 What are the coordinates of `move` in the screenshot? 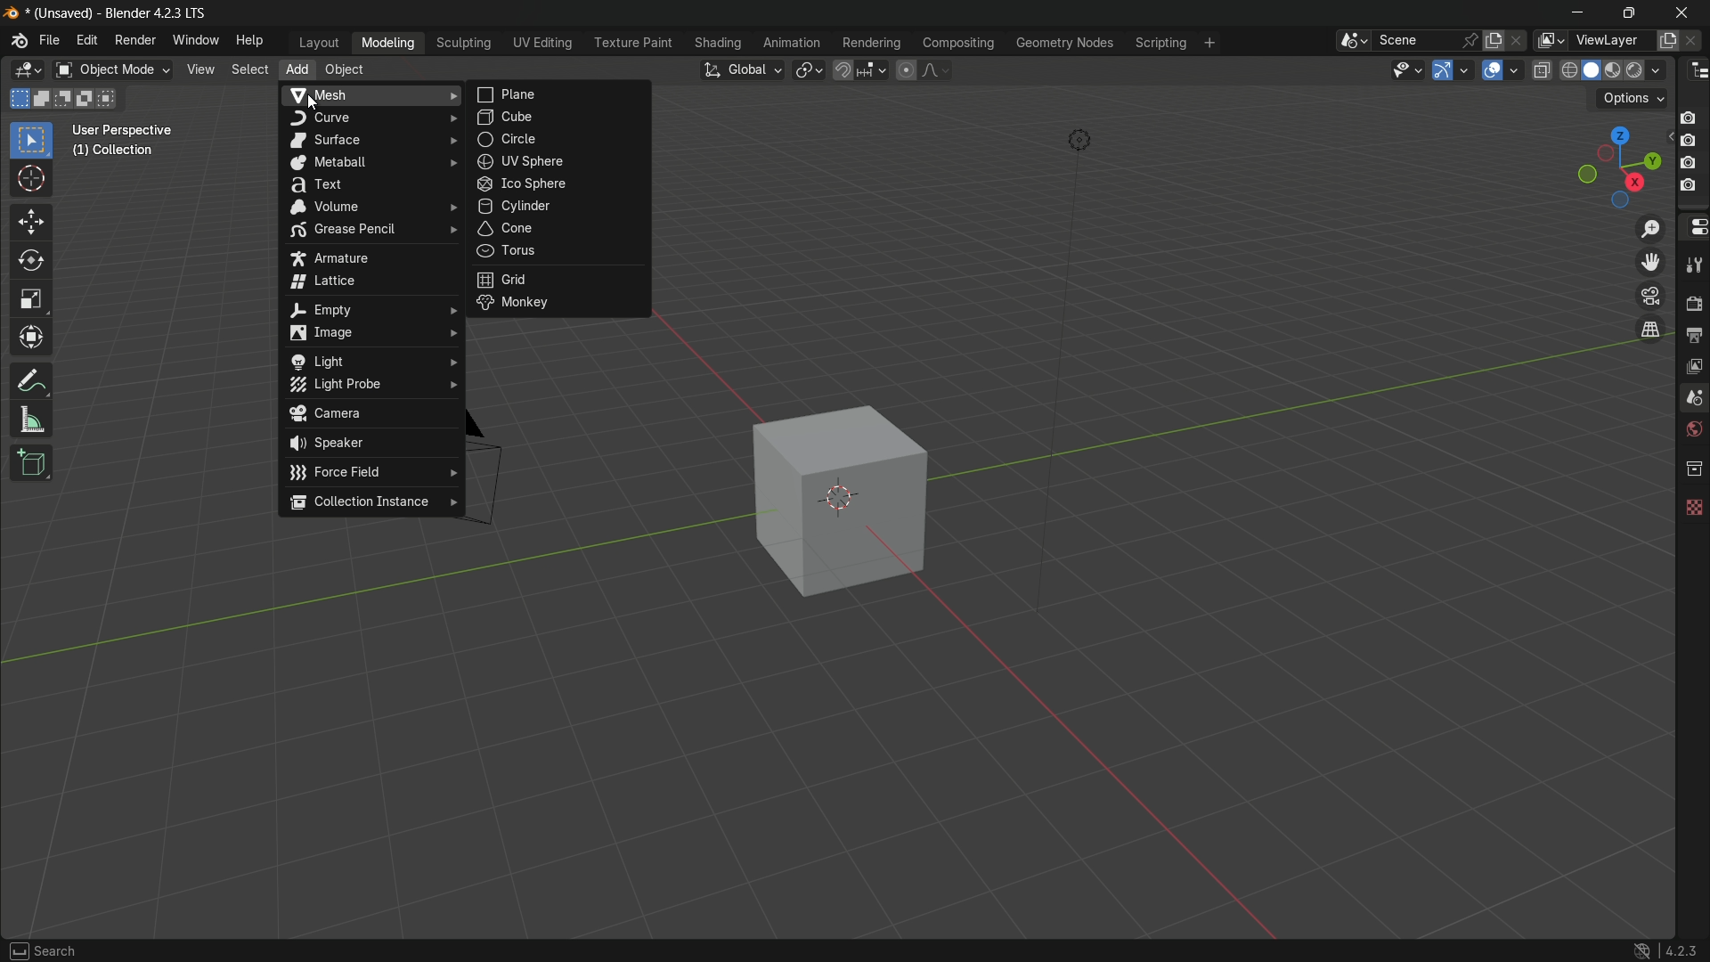 It's located at (31, 224).